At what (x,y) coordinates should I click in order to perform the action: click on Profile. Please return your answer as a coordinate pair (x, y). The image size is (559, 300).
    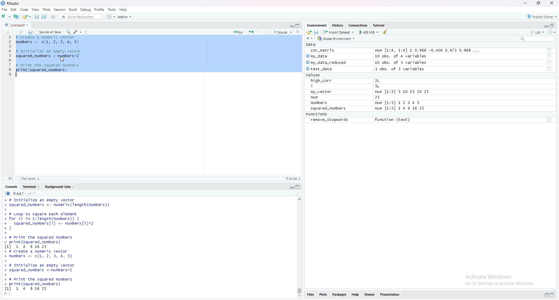
    Looking at the image, I should click on (100, 9).